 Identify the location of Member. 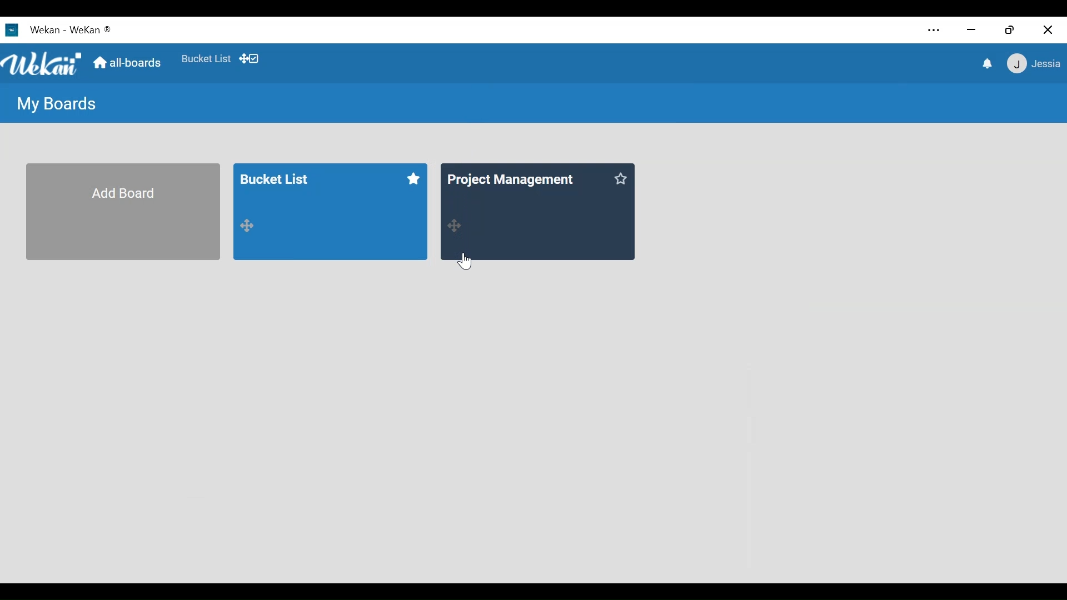
(1035, 63).